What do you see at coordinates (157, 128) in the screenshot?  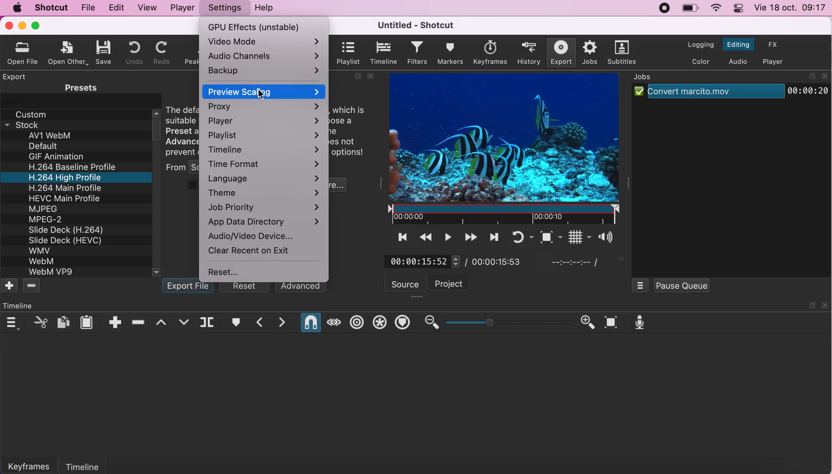 I see `vertical scroll bar` at bounding box center [157, 128].